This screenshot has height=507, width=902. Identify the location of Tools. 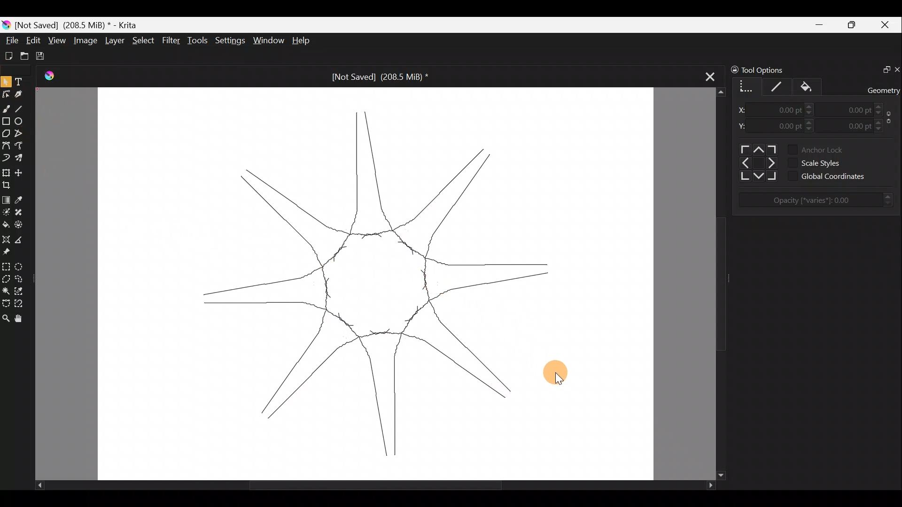
(198, 40).